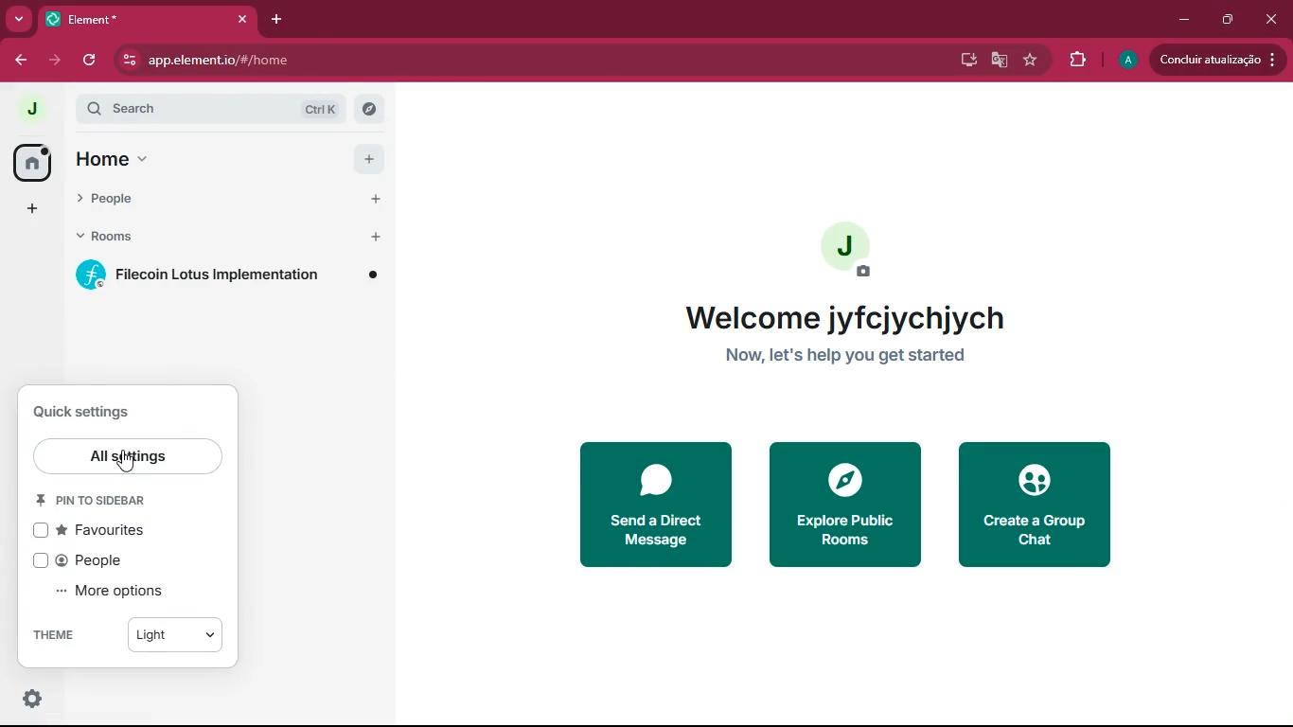  Describe the element at coordinates (17, 61) in the screenshot. I see `back` at that location.